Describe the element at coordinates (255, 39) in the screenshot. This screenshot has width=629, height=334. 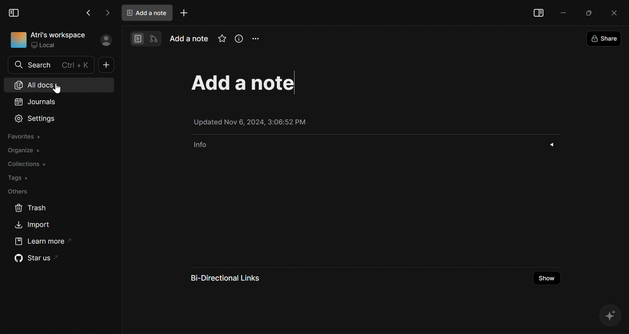
I see `Options` at that location.